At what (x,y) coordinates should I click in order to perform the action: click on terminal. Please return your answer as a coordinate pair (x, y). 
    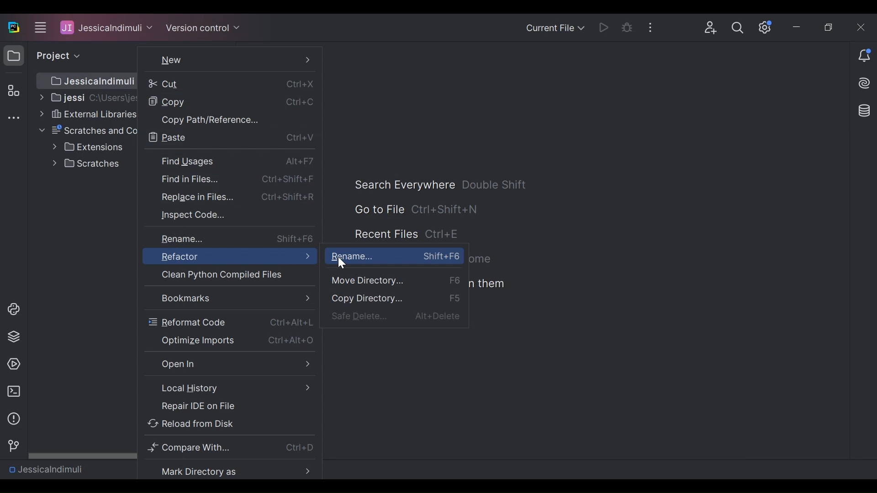
    Looking at the image, I should click on (11, 392).